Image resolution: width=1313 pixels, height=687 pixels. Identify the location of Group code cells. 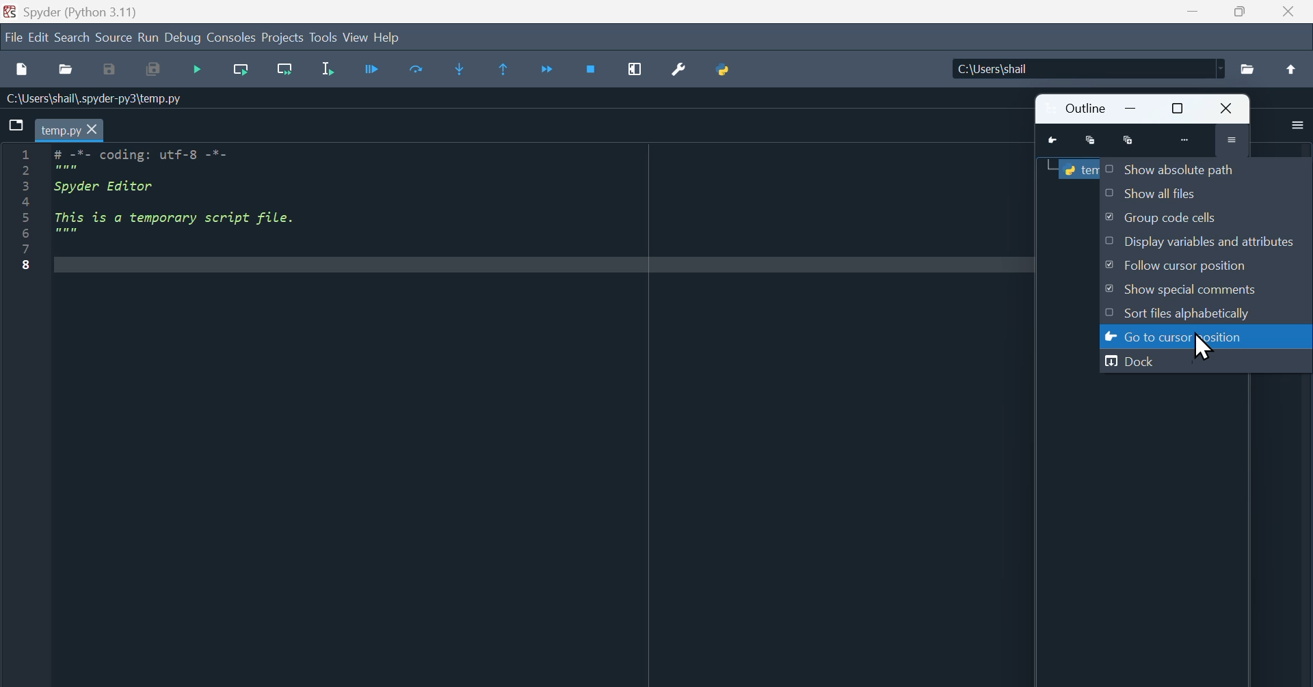
(1162, 216).